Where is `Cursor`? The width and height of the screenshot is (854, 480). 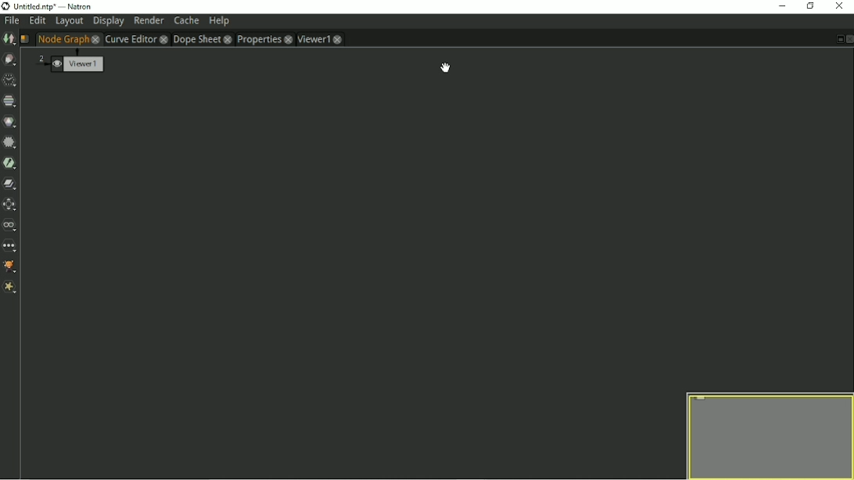
Cursor is located at coordinates (444, 67).